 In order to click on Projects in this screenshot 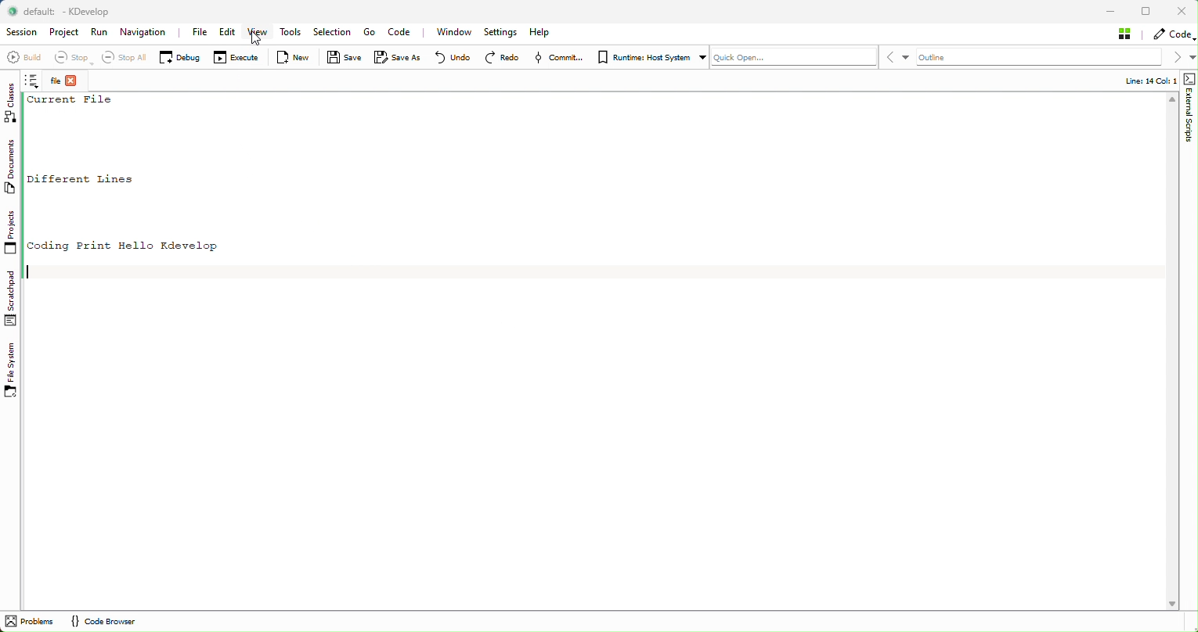, I will do `click(11, 235)`.